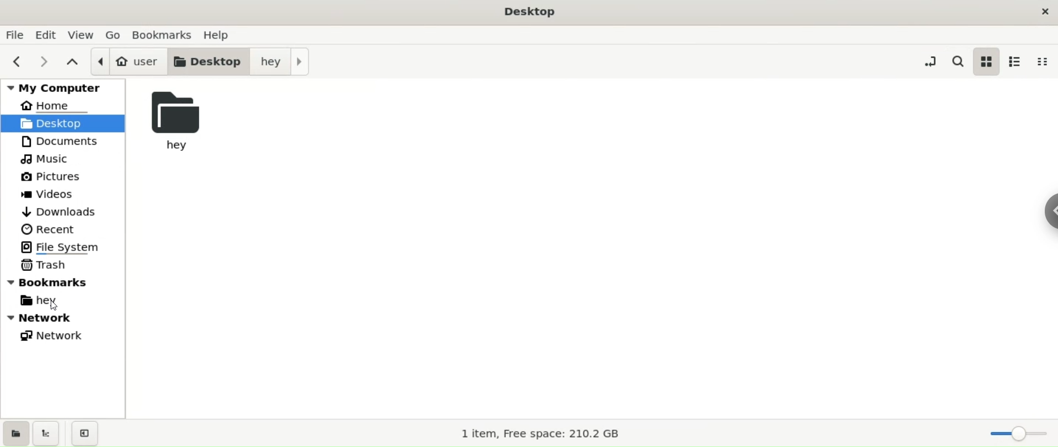 The height and width of the screenshot is (447, 1058). Describe the element at coordinates (127, 61) in the screenshot. I see `user` at that location.